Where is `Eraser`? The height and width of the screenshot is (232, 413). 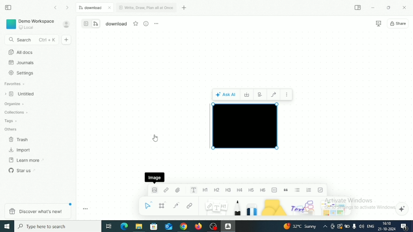 Eraser is located at coordinates (252, 207).